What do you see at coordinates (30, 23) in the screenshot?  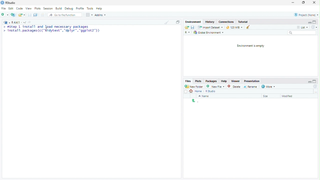 I see `Go` at bounding box center [30, 23].